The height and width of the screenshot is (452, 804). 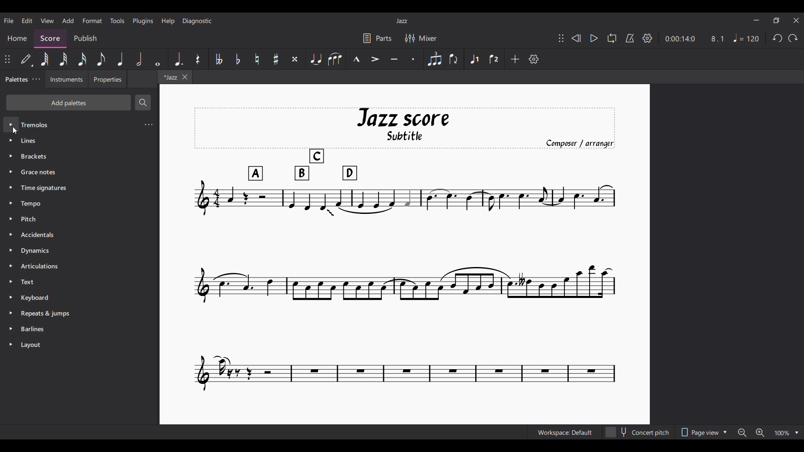 What do you see at coordinates (198, 59) in the screenshot?
I see `Rest` at bounding box center [198, 59].